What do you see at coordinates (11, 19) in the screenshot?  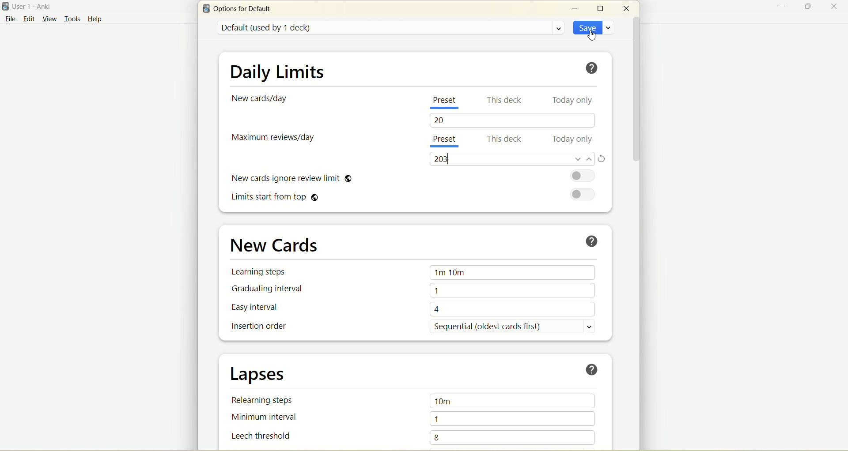 I see `file` at bounding box center [11, 19].